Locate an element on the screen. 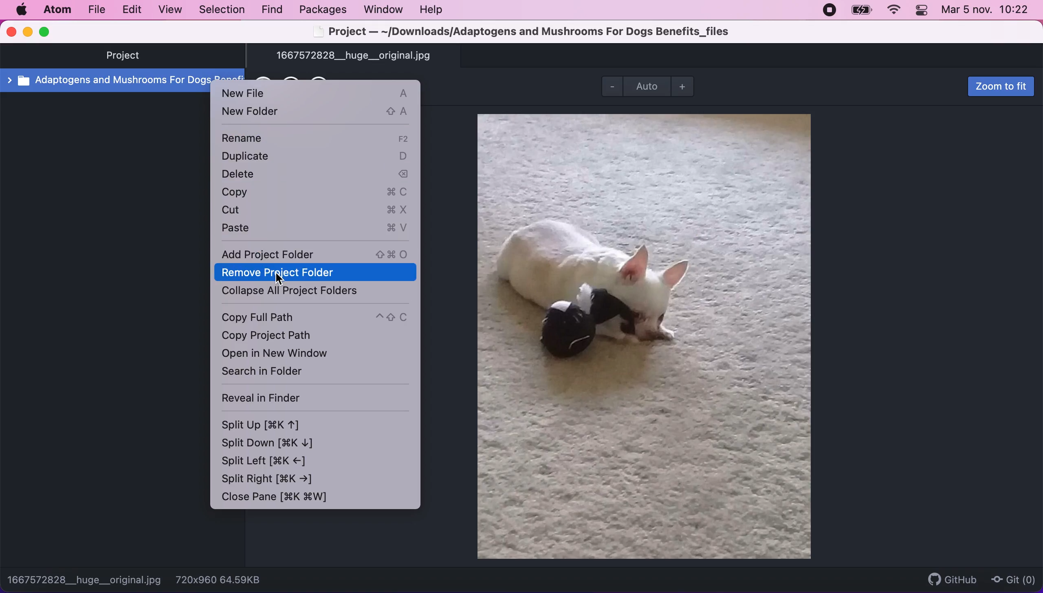 This screenshot has height=593, width=1043. atom is located at coordinates (57, 9).